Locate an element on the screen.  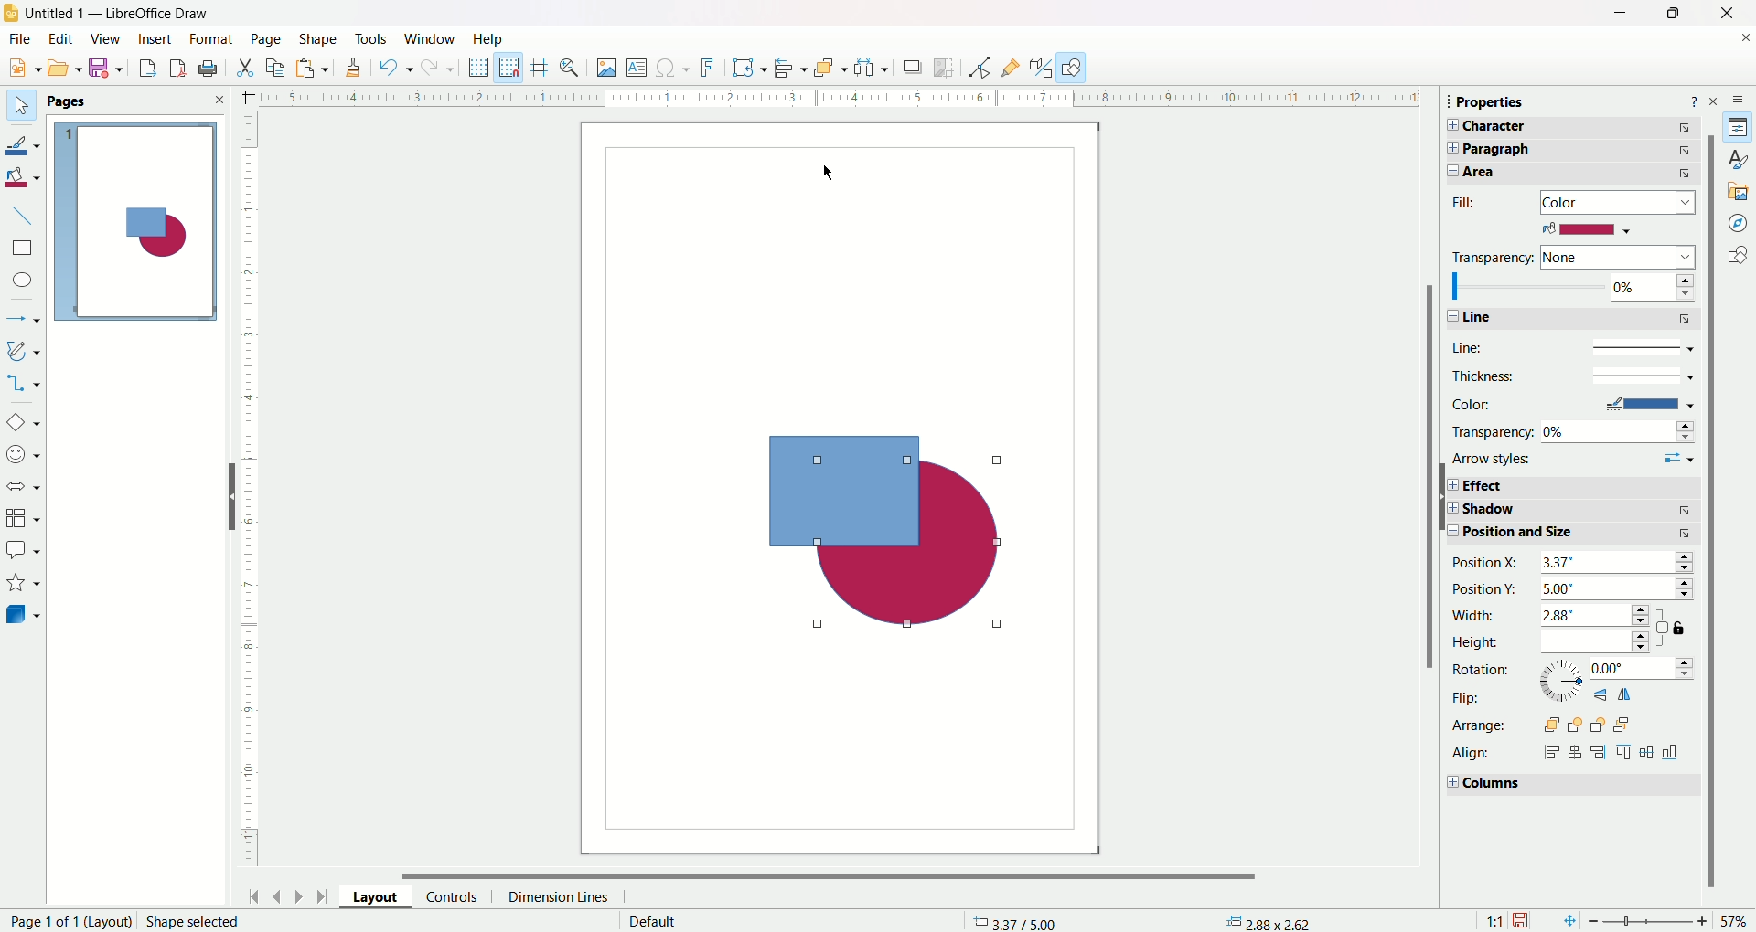
redo is located at coordinates (440, 69).